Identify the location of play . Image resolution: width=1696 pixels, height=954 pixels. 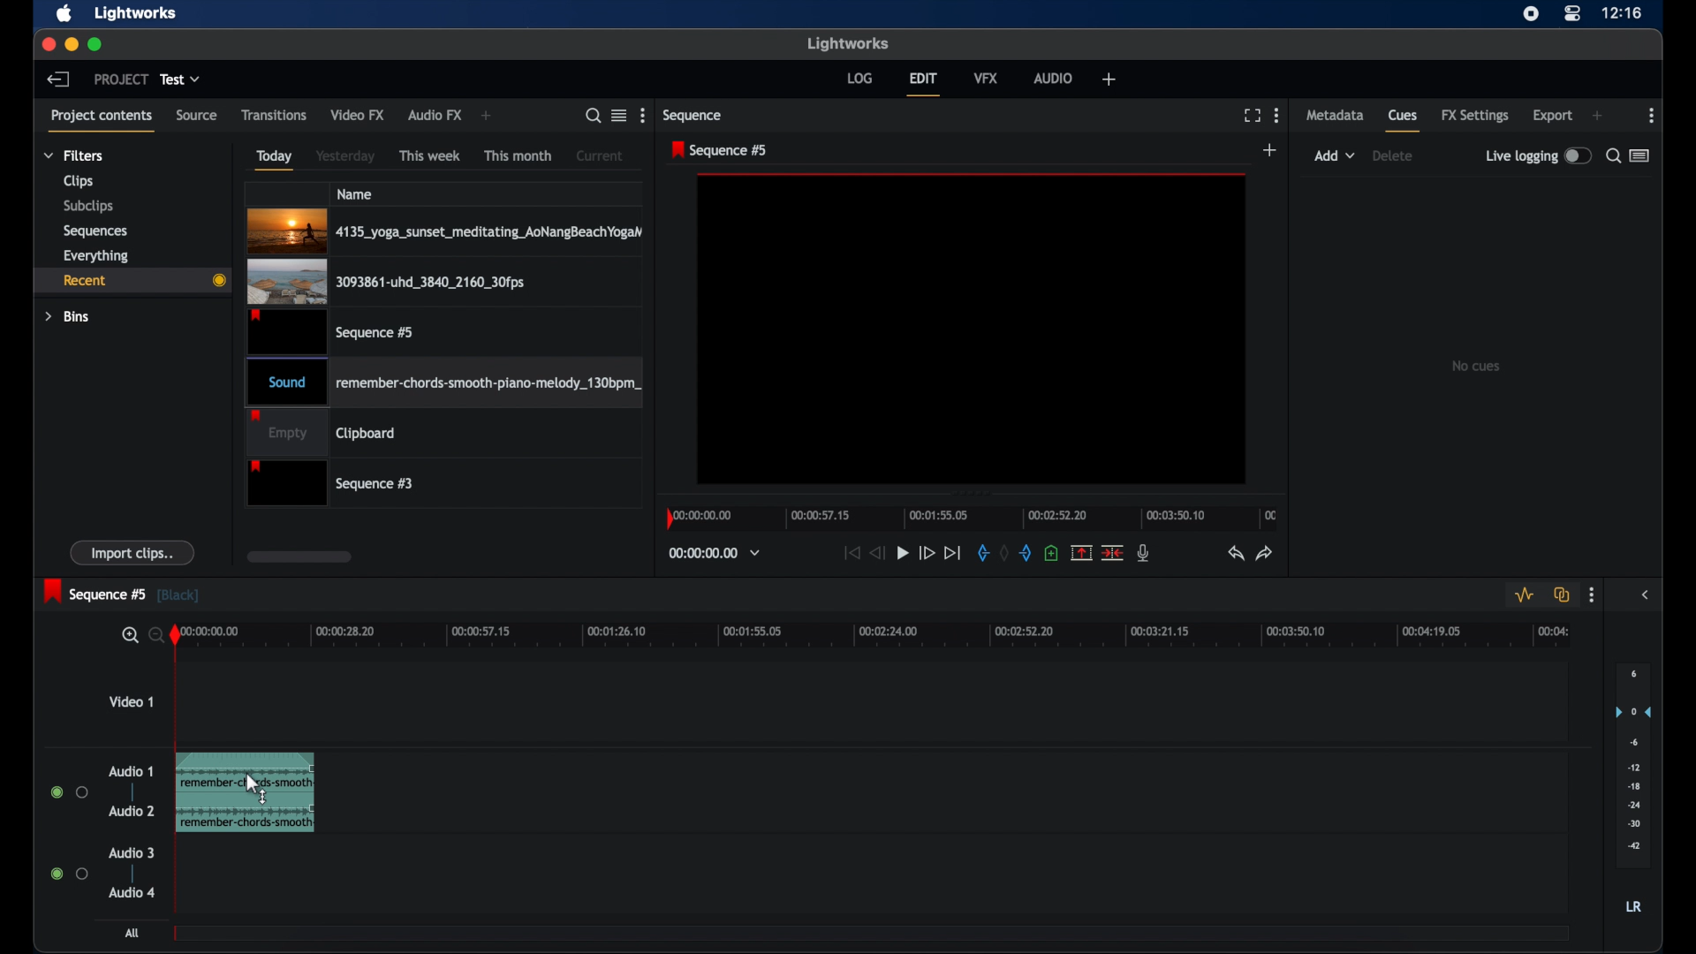
(903, 554).